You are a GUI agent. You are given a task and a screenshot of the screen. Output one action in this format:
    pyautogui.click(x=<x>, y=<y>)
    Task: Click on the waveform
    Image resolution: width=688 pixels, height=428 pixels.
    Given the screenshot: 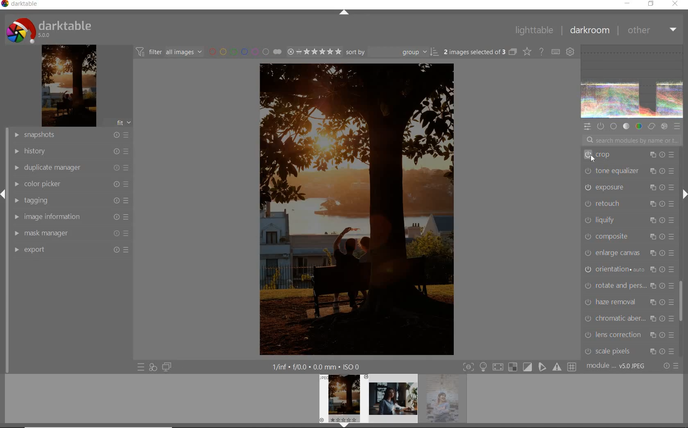 What is the action you would take?
    pyautogui.click(x=632, y=82)
    